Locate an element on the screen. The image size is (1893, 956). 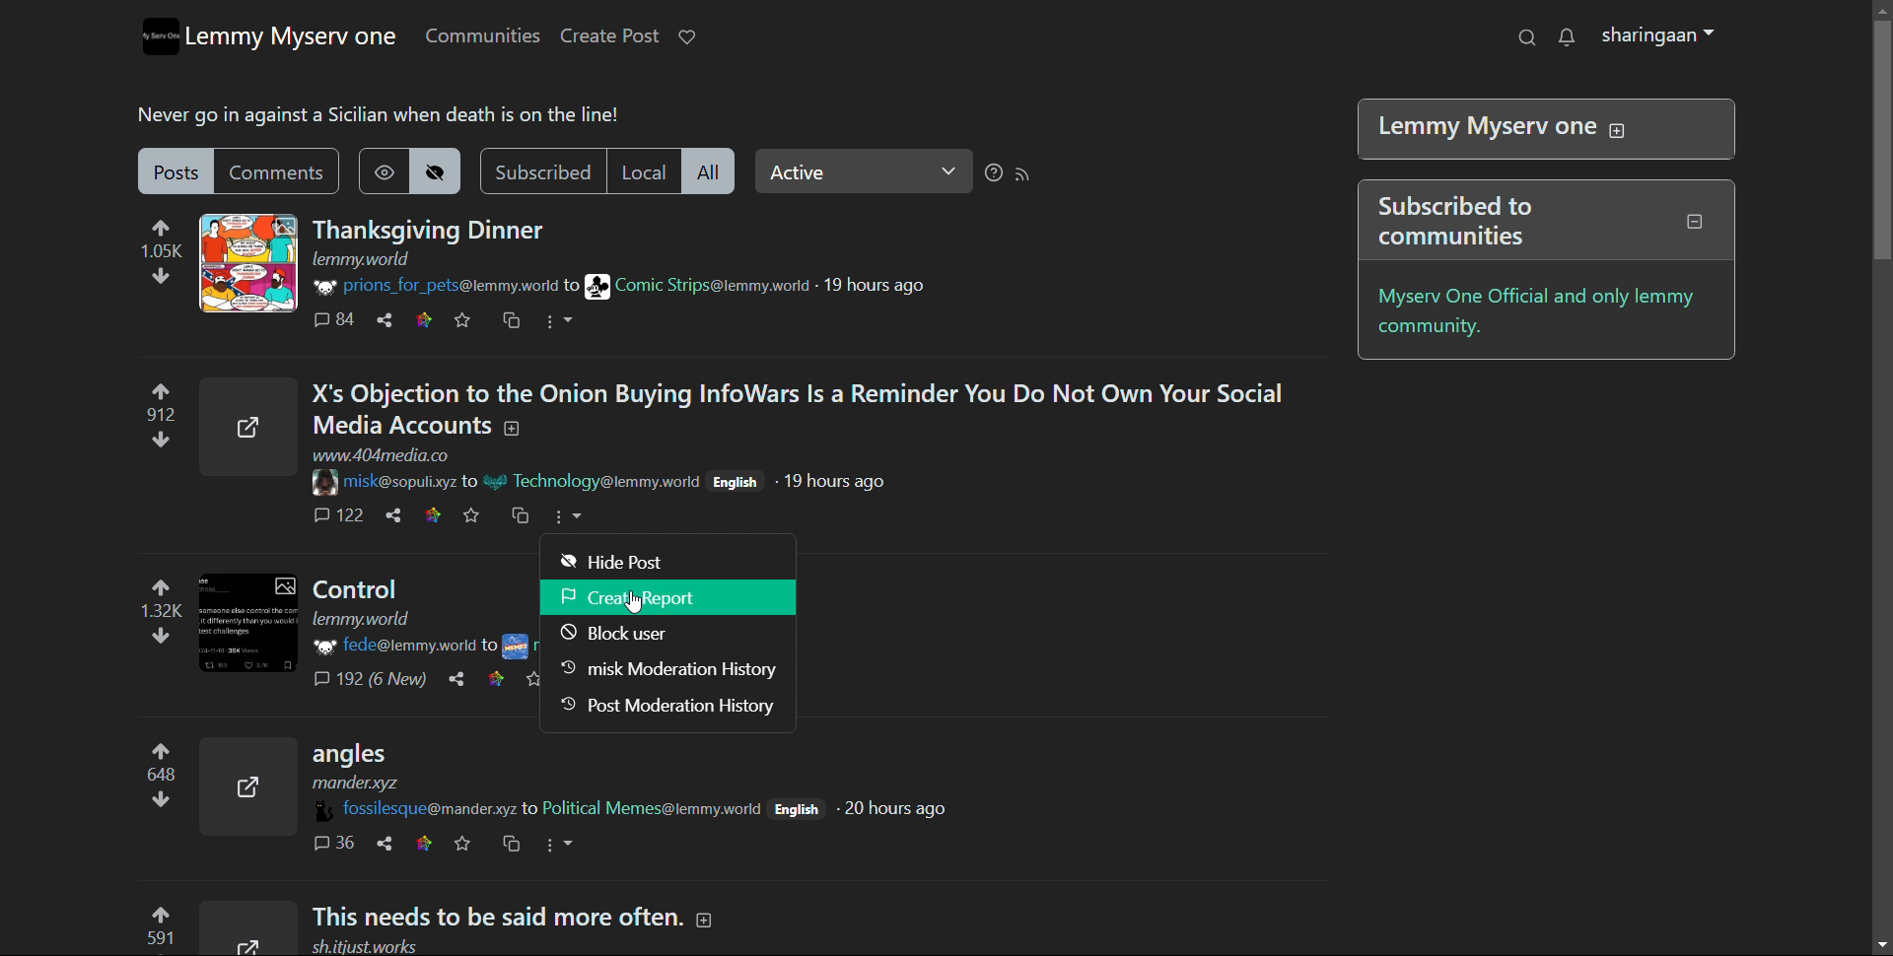
Scroll bar is located at coordinates (1879, 179).